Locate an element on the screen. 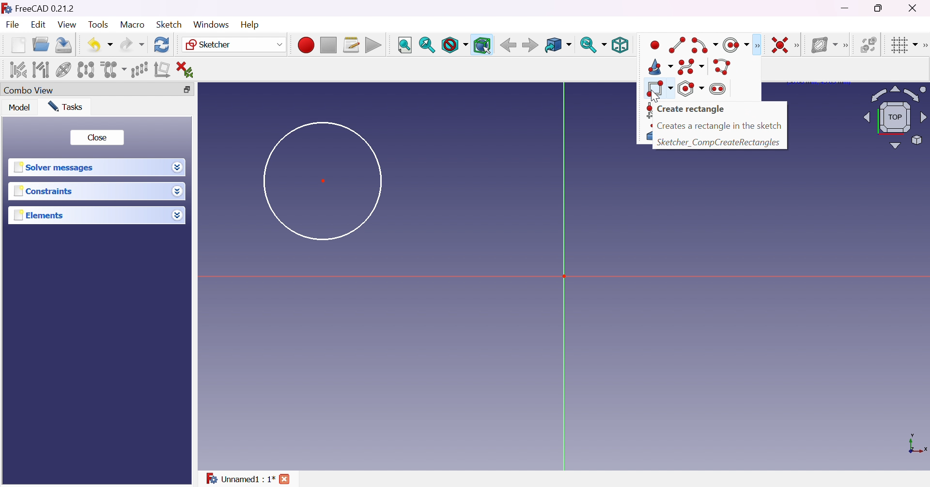  Back is located at coordinates (508, 45).